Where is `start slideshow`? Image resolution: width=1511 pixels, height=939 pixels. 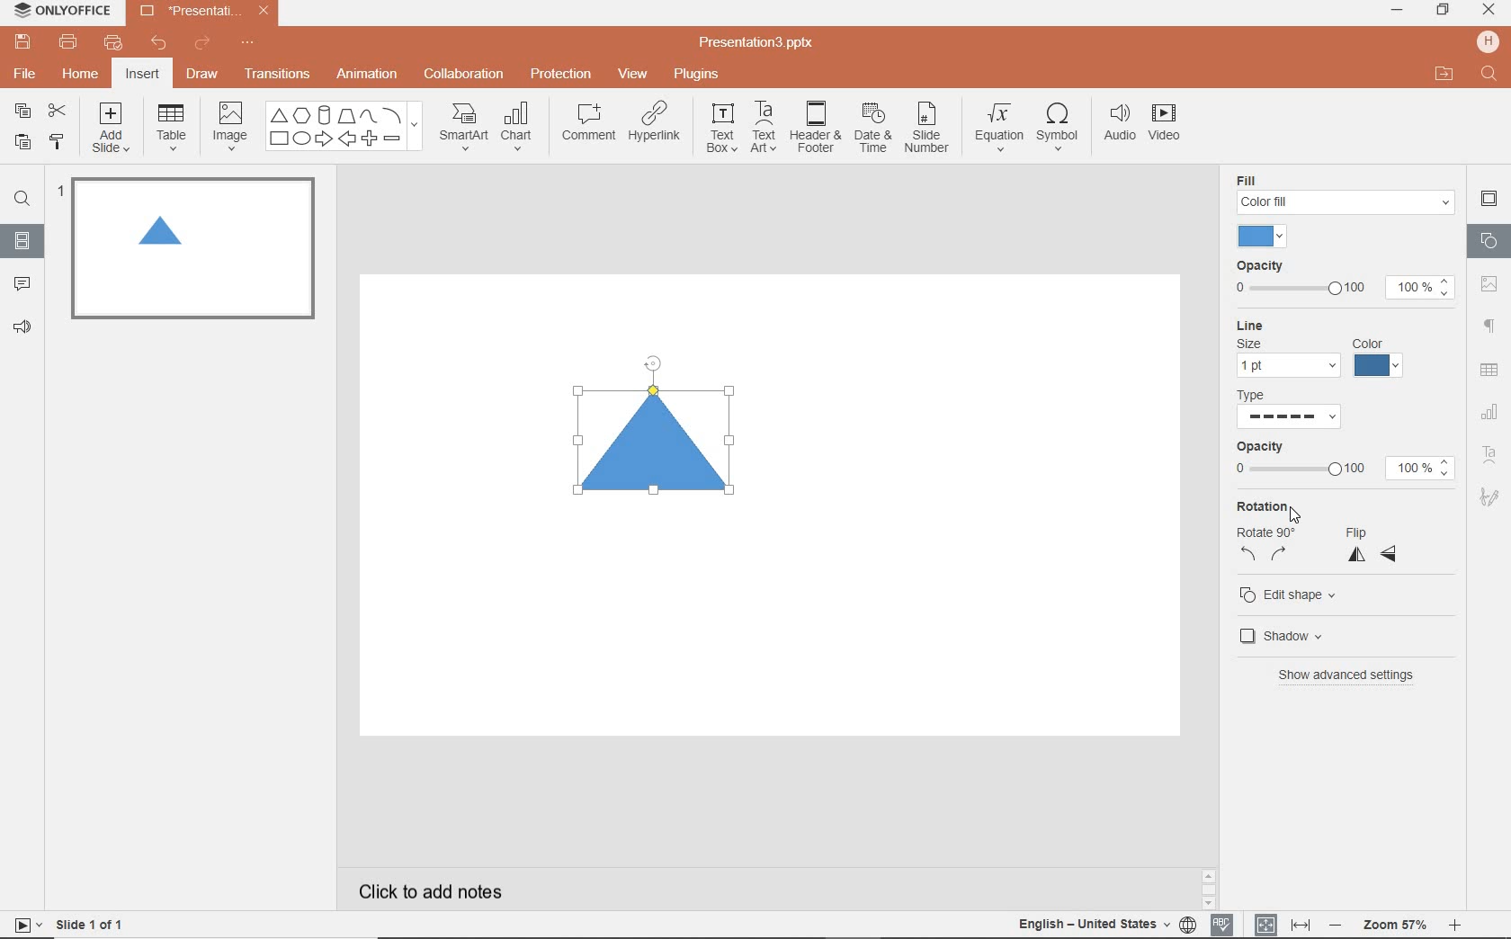
start slideshow is located at coordinates (22, 927).